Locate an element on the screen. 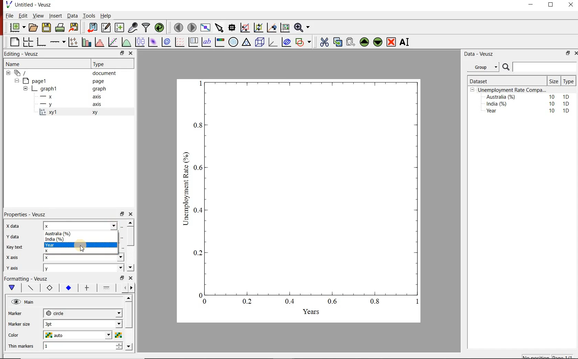 The height and width of the screenshot is (359, 578). click to resset graph axes is located at coordinates (285, 27).